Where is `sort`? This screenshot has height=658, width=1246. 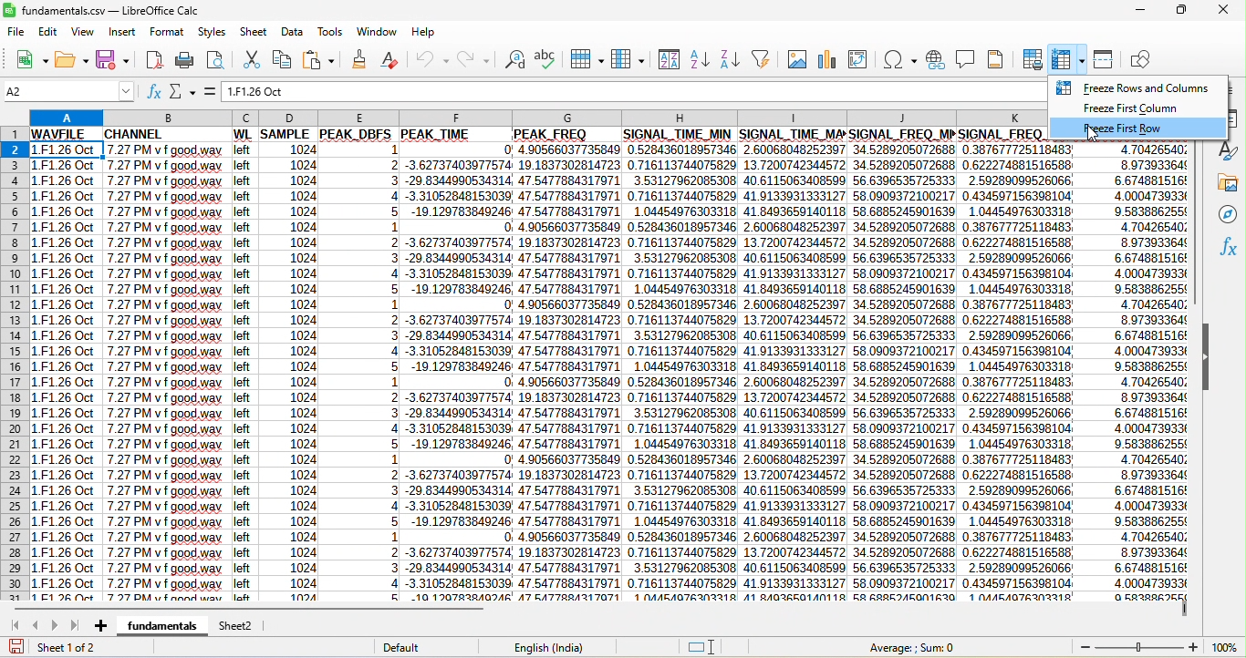
sort is located at coordinates (666, 60).